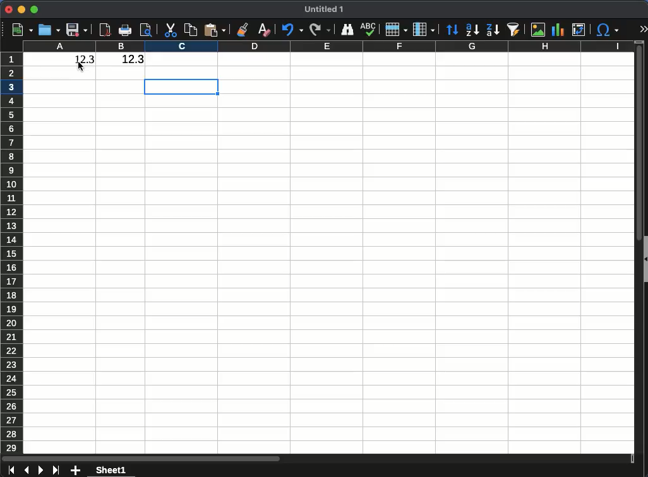  What do you see at coordinates (56, 470) in the screenshot?
I see `last sheet` at bounding box center [56, 470].